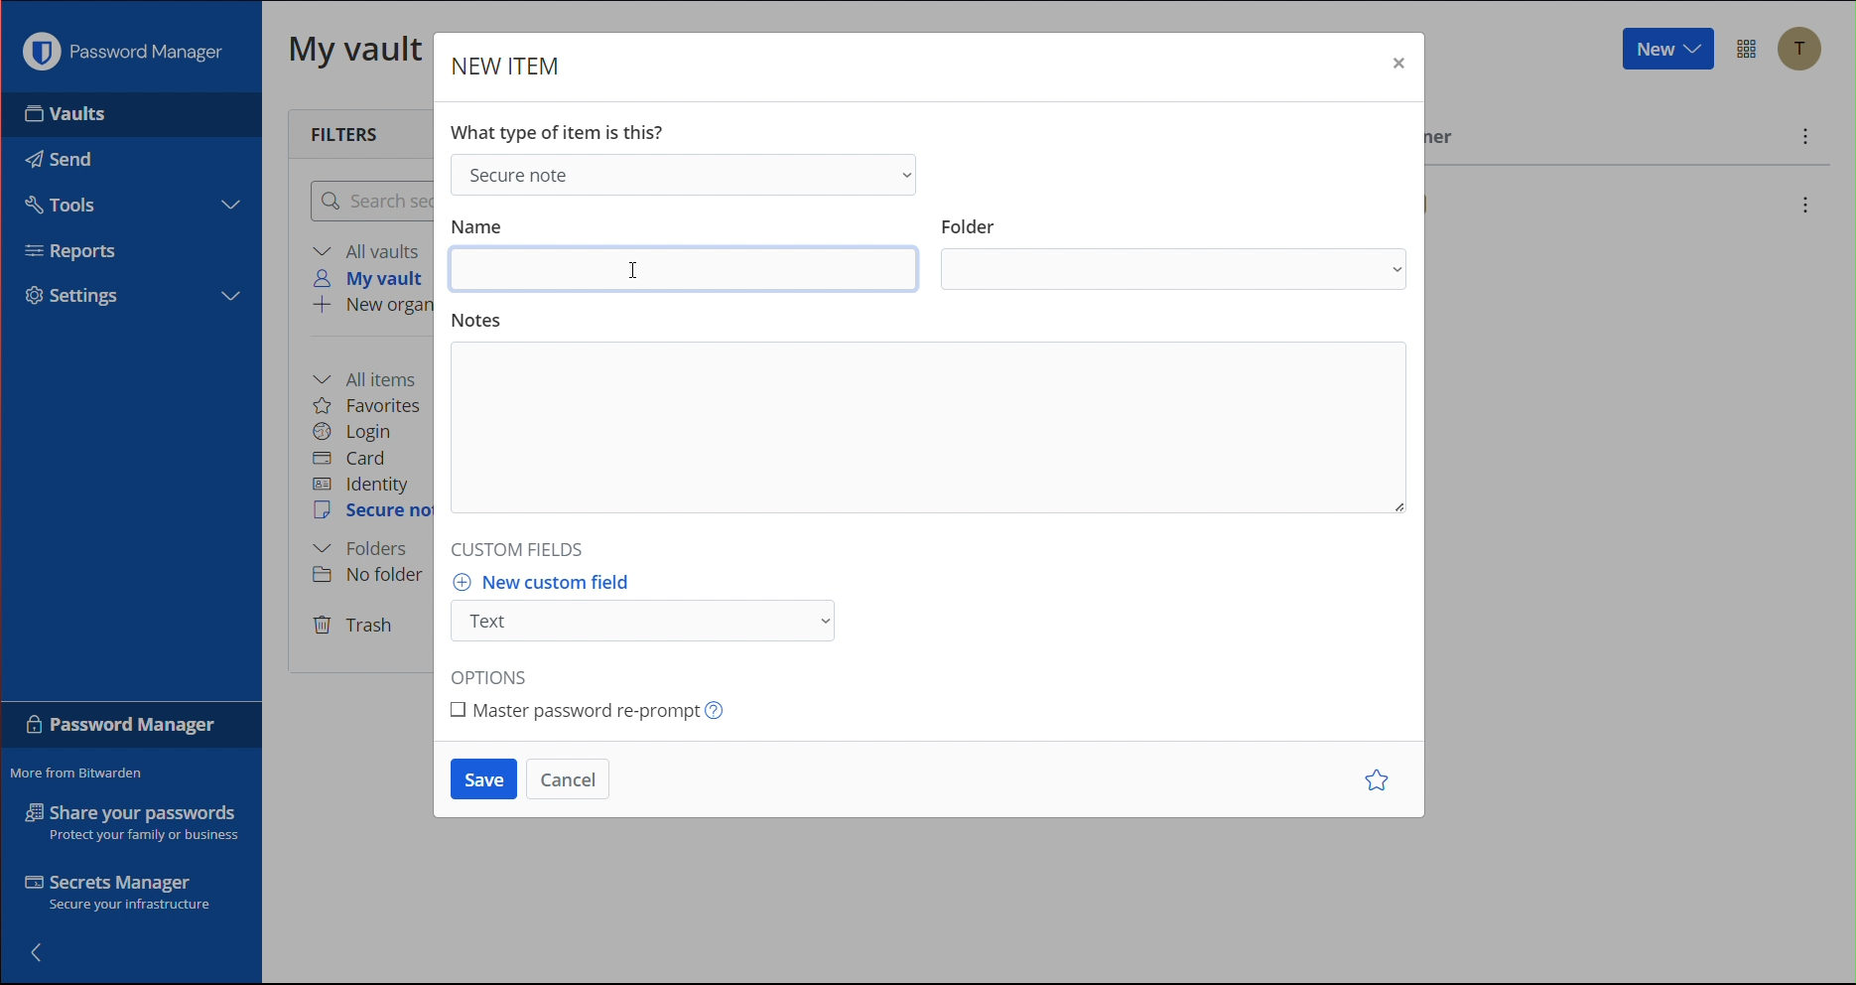 This screenshot has height=985, width=1856. Describe the element at coordinates (122, 896) in the screenshot. I see `Secrets Manager` at that location.